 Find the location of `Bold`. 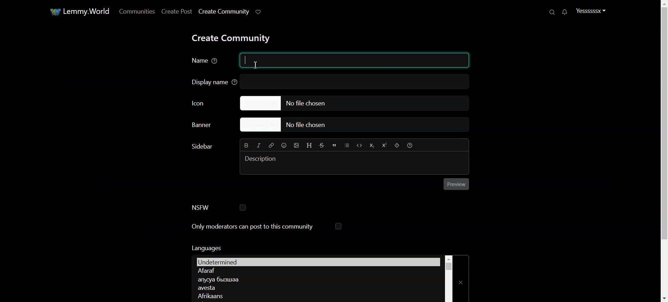

Bold is located at coordinates (247, 145).